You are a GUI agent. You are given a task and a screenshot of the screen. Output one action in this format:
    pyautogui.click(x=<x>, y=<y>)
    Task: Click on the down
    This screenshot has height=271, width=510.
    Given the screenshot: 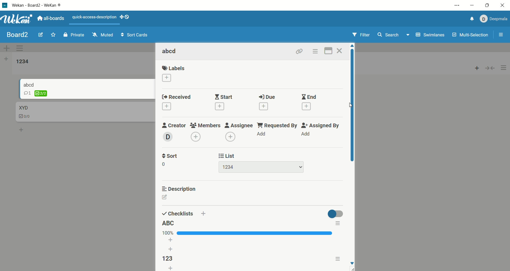 What is the action you would take?
    pyautogui.click(x=353, y=263)
    